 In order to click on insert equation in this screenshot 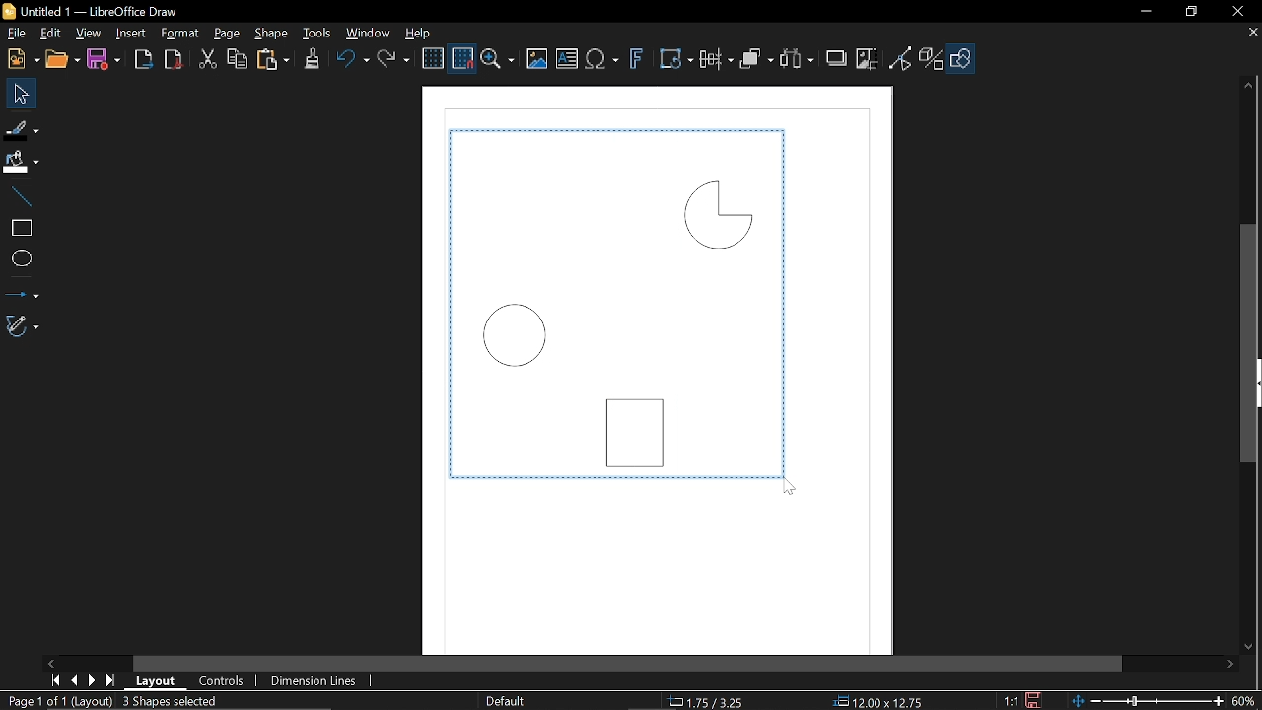, I will do `click(604, 61)`.